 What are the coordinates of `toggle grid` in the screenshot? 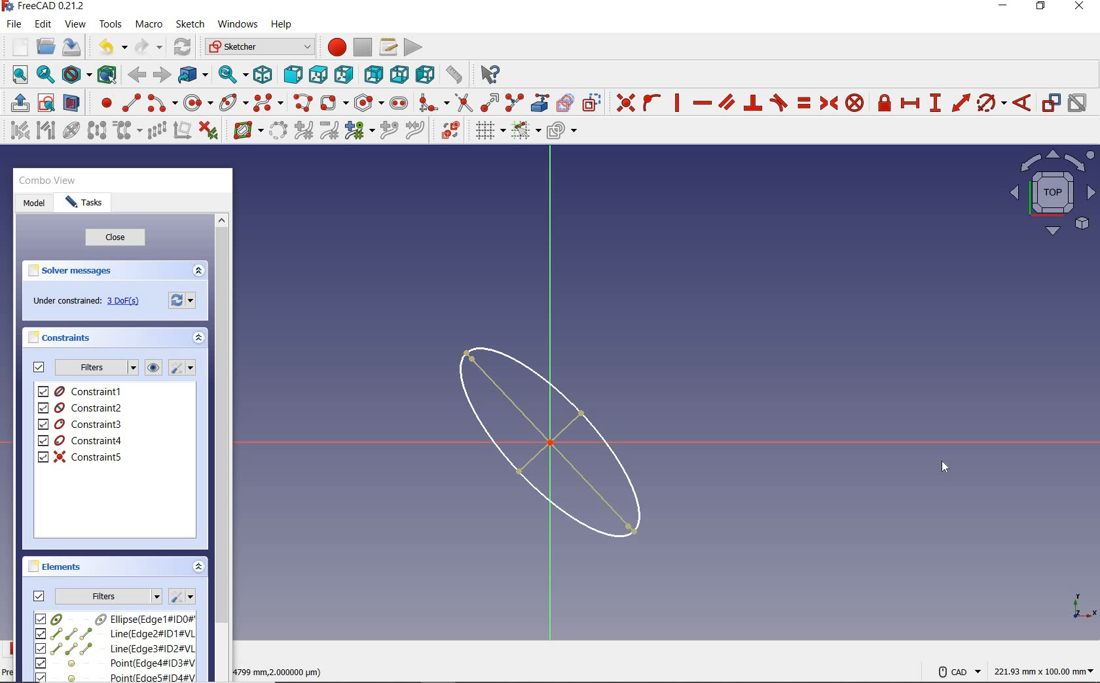 It's located at (488, 130).